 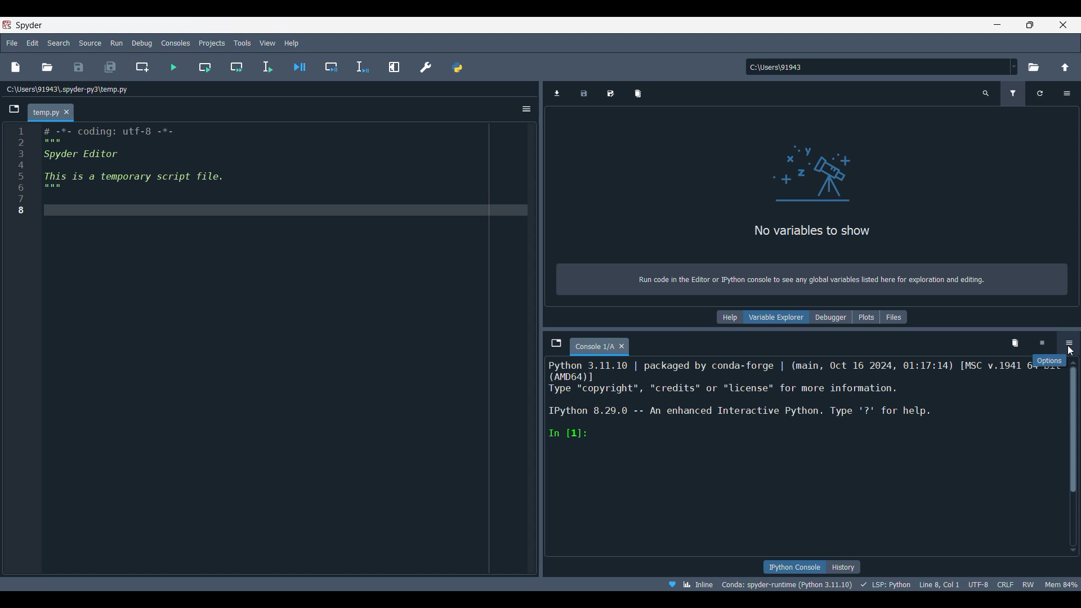 What do you see at coordinates (831, 317) in the screenshot?
I see `Debugger` at bounding box center [831, 317].